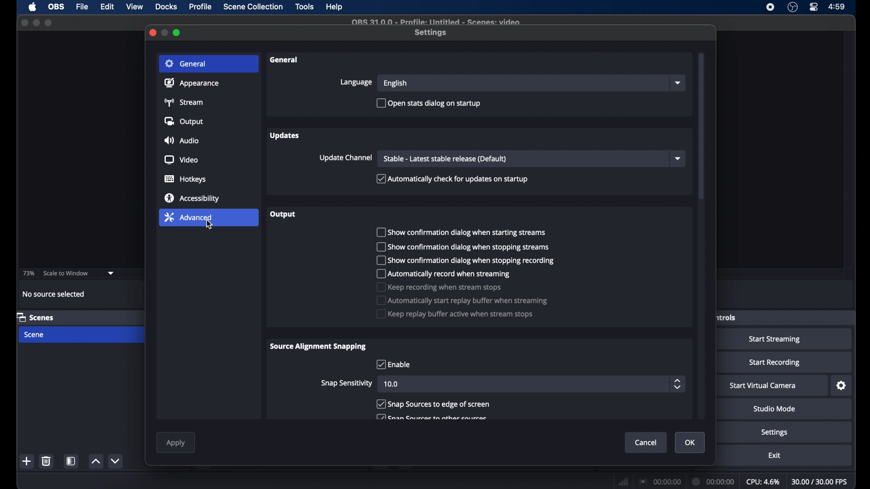 Image resolution: width=870 pixels, height=489 pixels. What do you see at coordinates (820, 481) in the screenshot?
I see `30.00/30.00 fps` at bounding box center [820, 481].